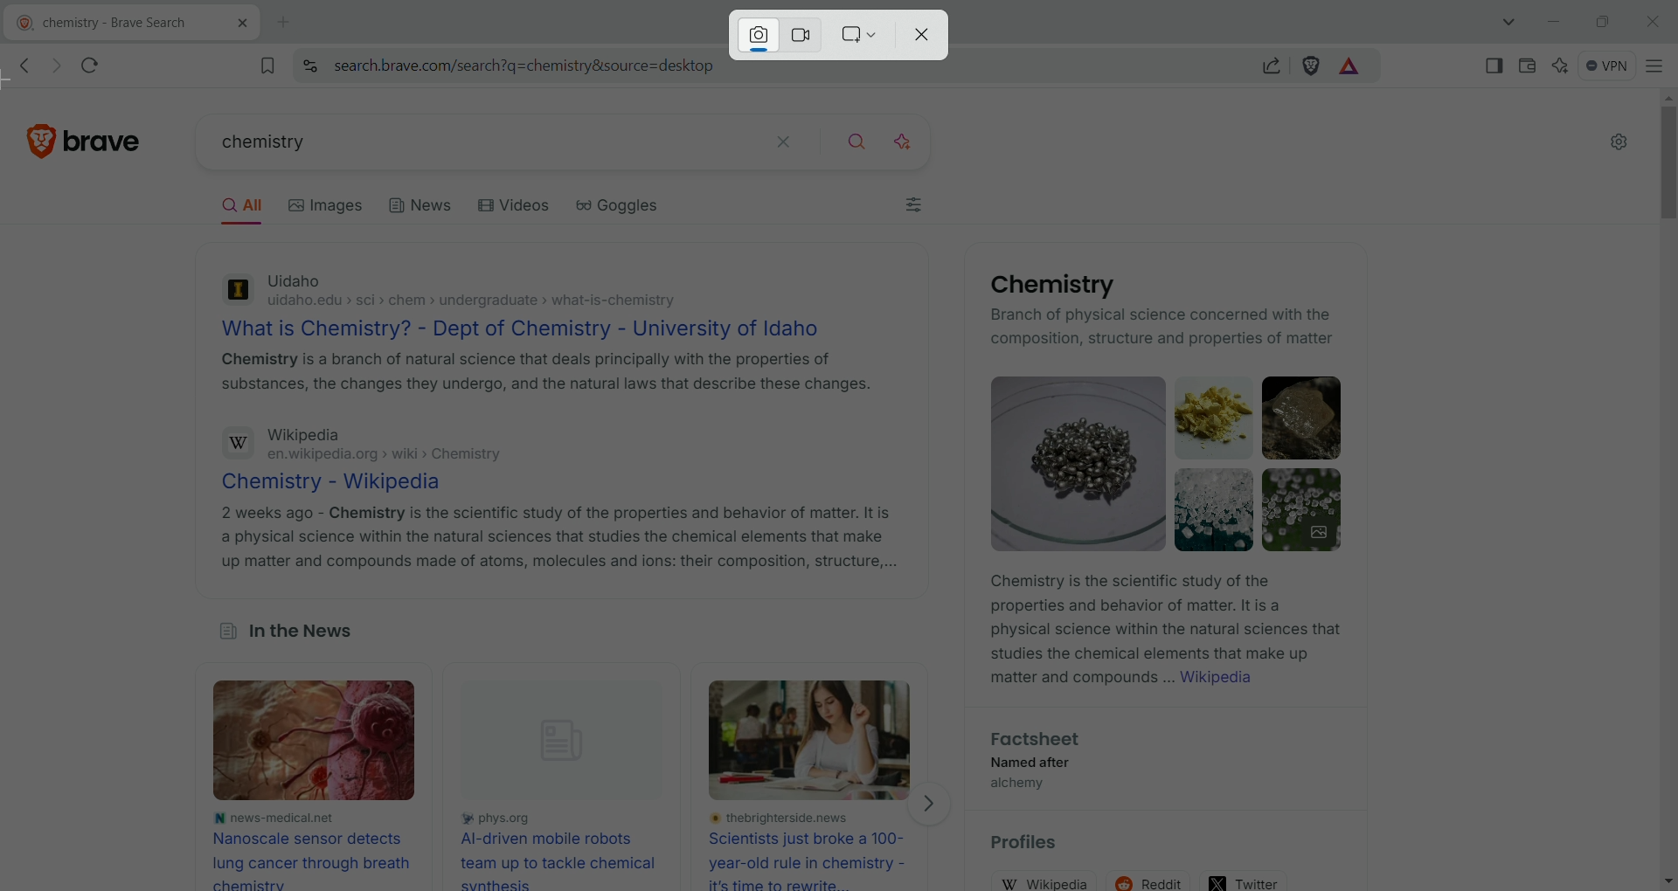 This screenshot has height=891, width=1678. I want to click on record, so click(806, 33).